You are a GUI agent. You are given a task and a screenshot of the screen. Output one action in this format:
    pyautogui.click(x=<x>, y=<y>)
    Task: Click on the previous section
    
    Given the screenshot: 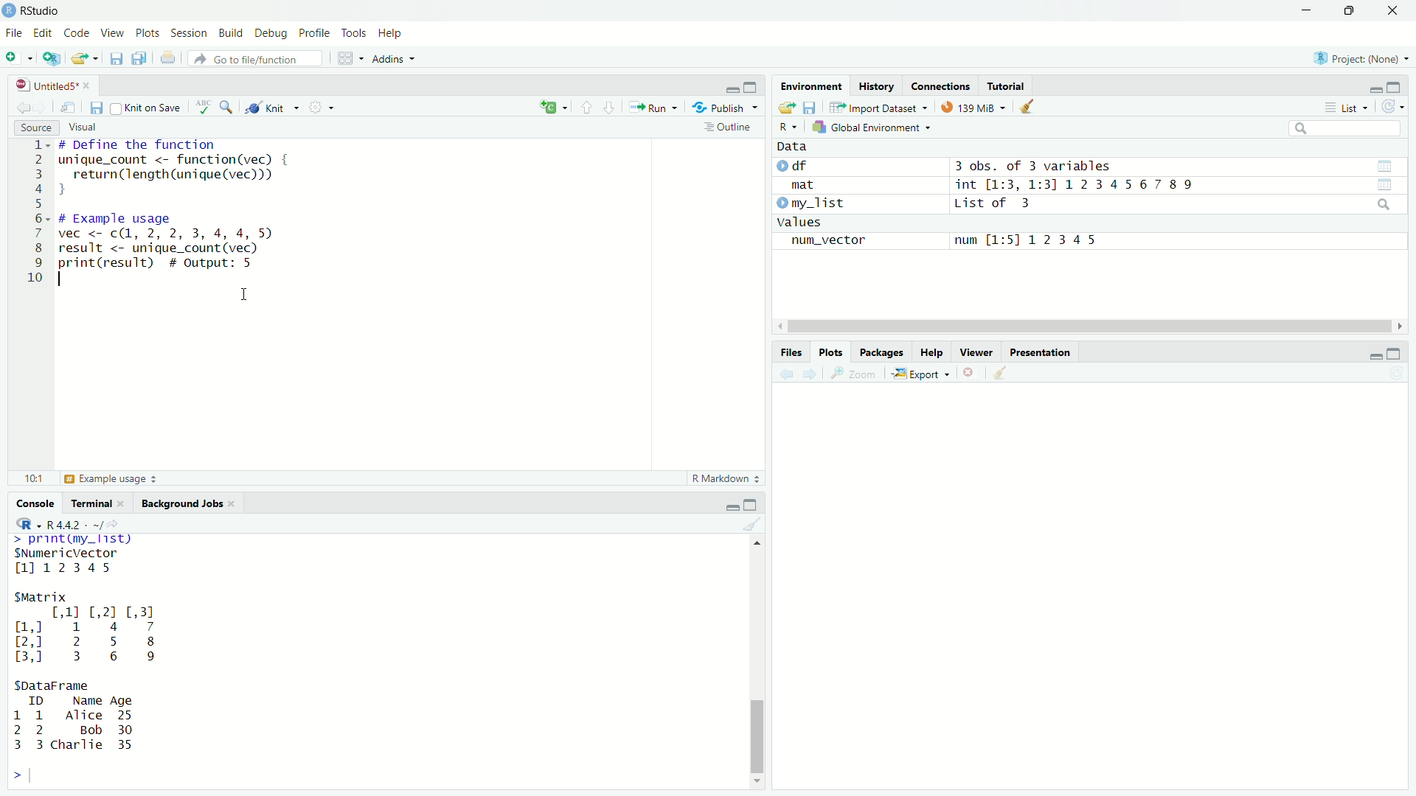 What is the action you would take?
    pyautogui.click(x=586, y=108)
    